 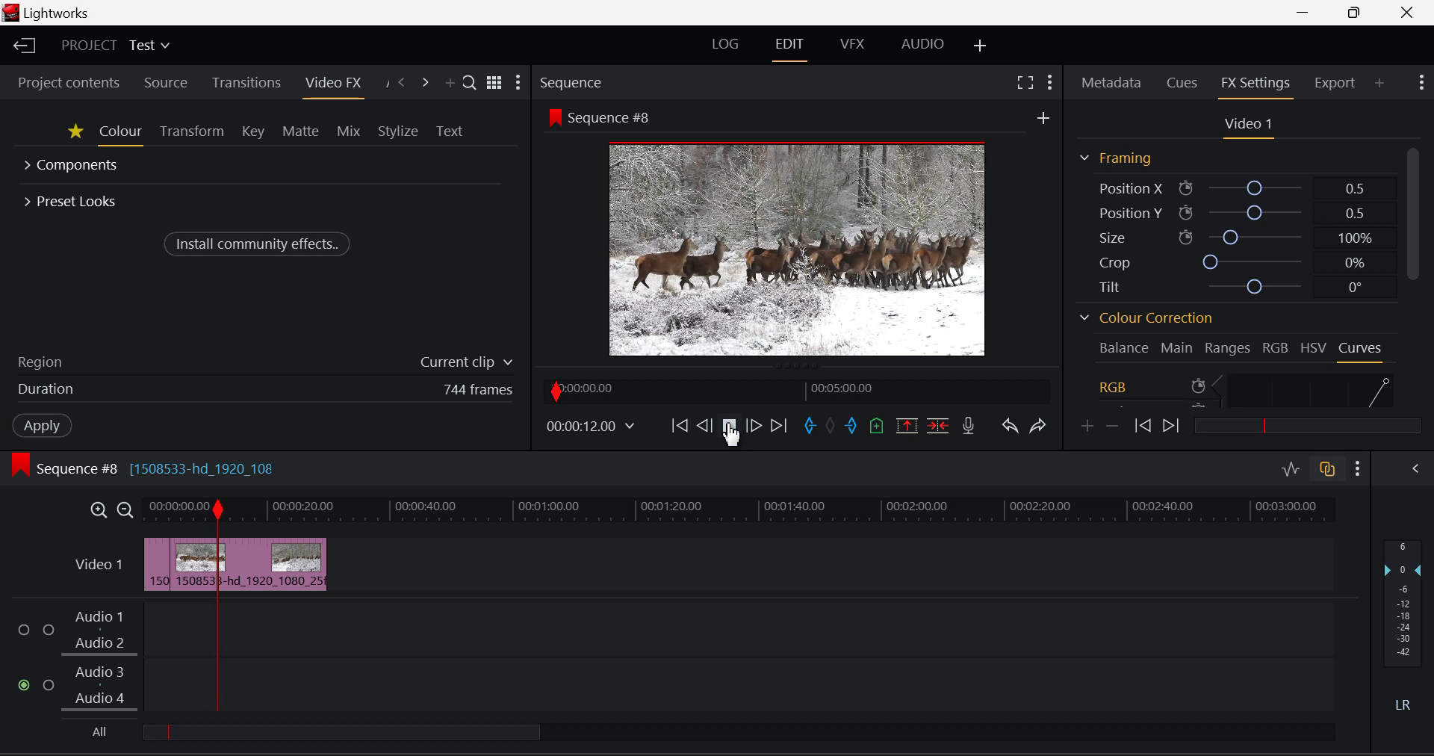 What do you see at coordinates (1359, 350) in the screenshot?
I see `Curves Tab Open` at bounding box center [1359, 350].